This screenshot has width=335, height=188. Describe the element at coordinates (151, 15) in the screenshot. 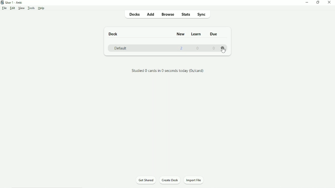

I see `Add` at that location.